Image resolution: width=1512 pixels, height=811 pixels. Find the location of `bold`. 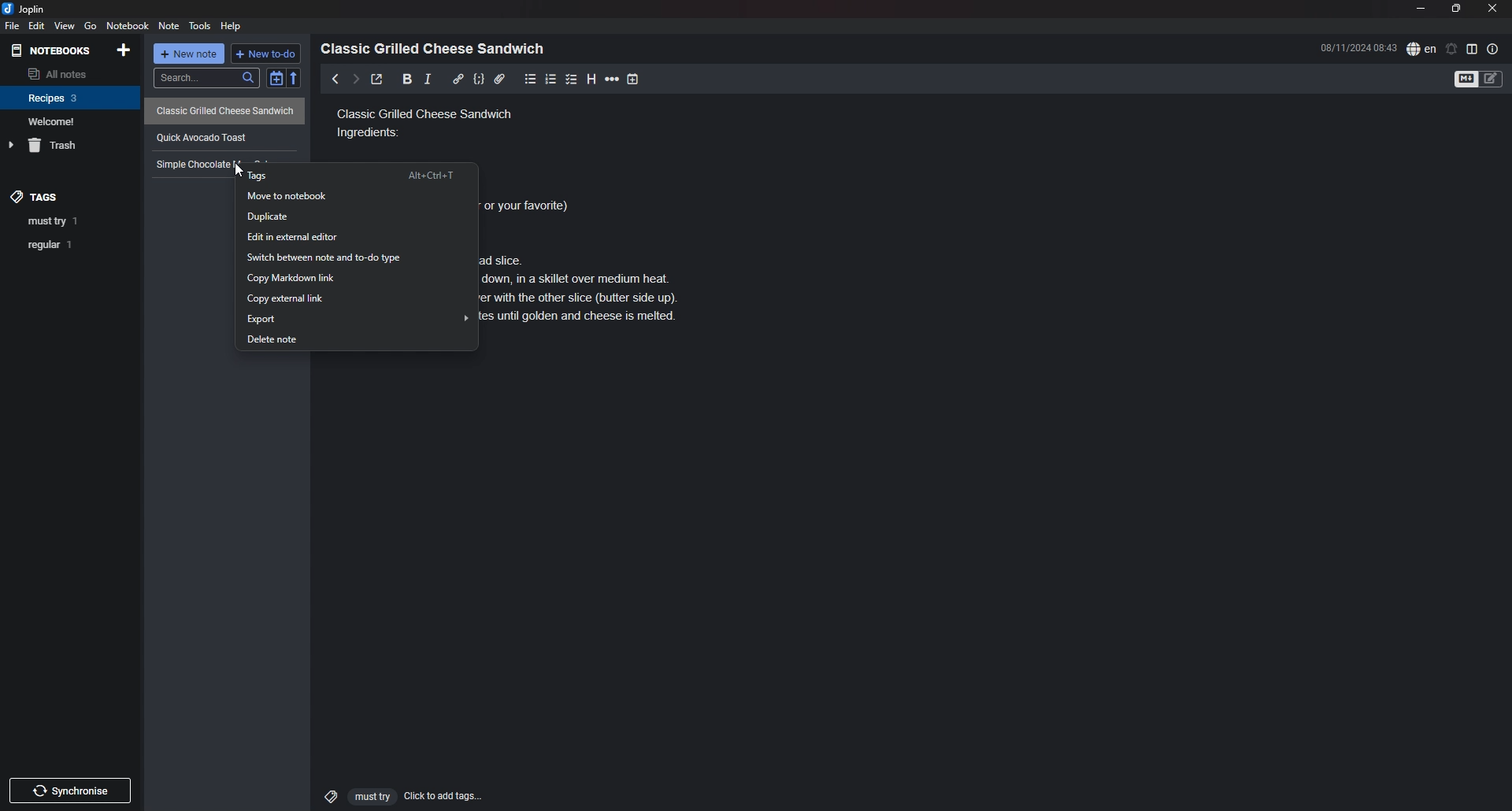

bold is located at coordinates (402, 80).